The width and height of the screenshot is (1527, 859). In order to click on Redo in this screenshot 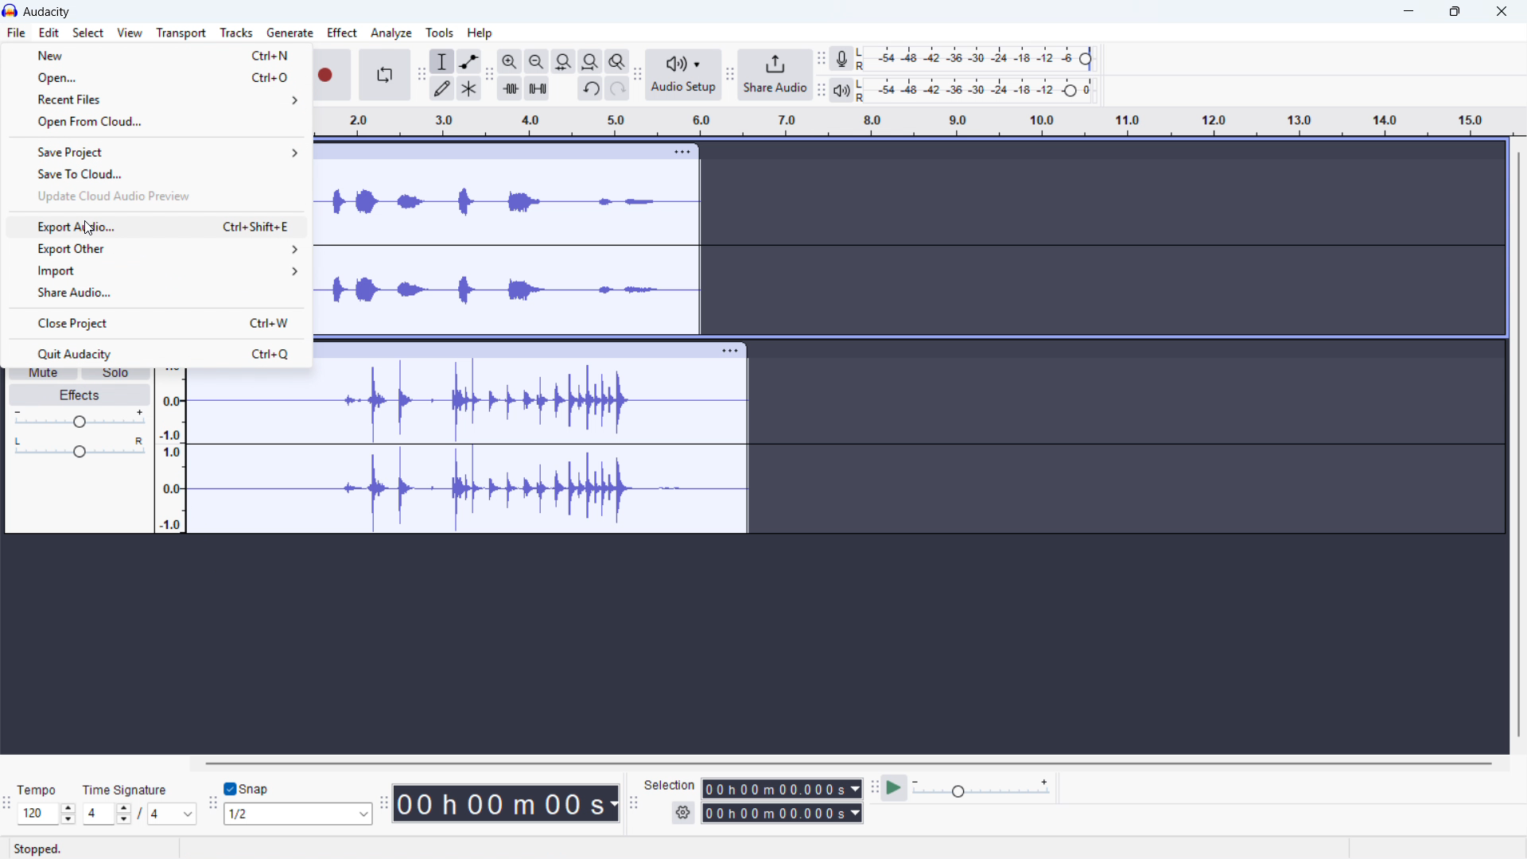, I will do `click(618, 88)`.